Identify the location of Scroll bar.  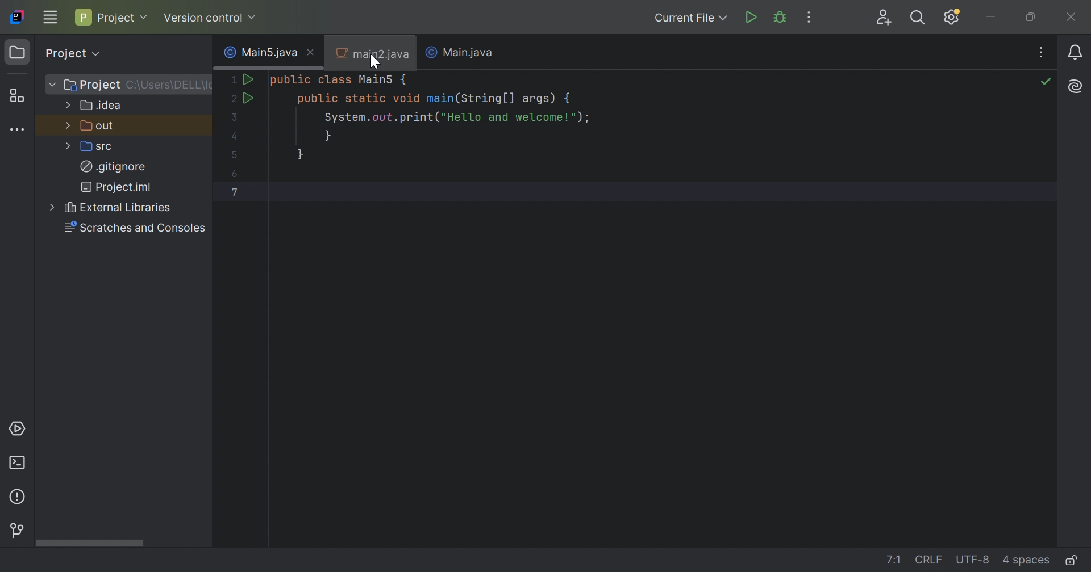
(88, 544).